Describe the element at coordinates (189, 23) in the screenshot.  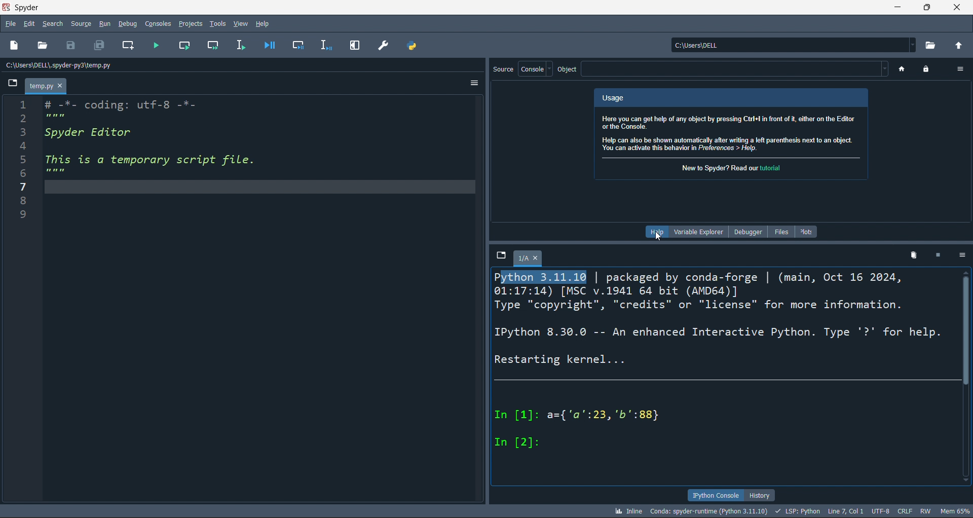
I see `projects` at that location.